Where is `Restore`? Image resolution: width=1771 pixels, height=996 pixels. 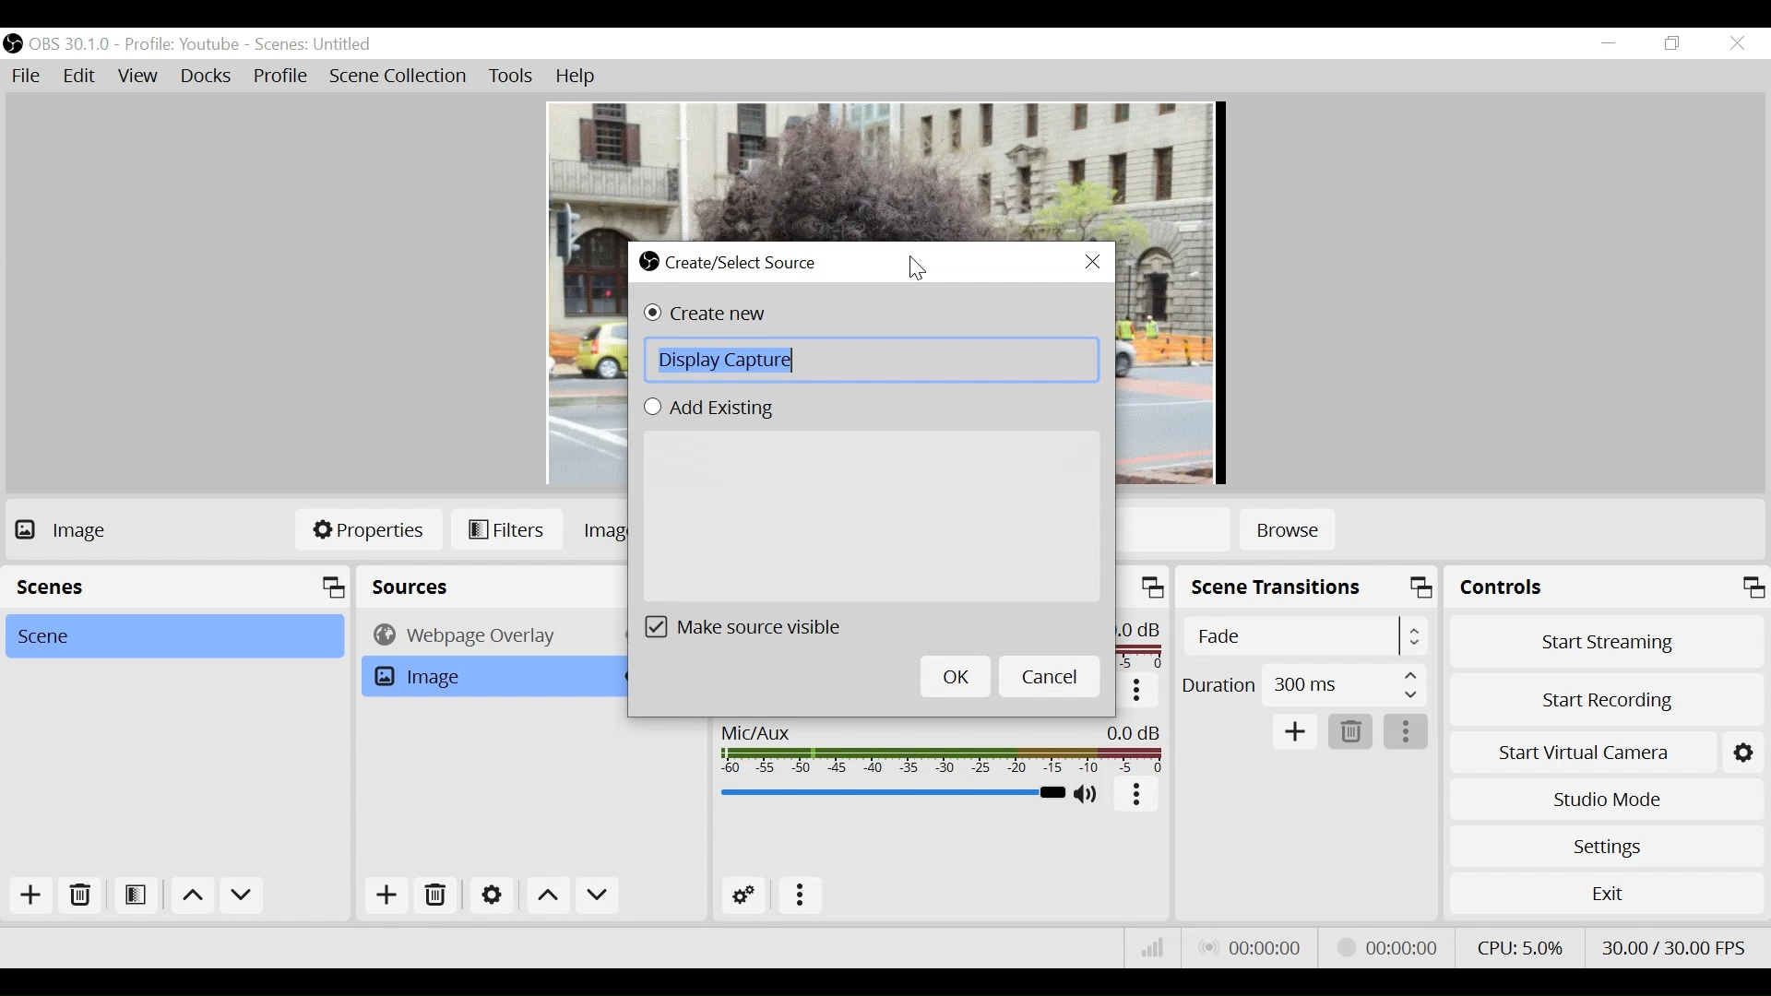 Restore is located at coordinates (1672, 44).